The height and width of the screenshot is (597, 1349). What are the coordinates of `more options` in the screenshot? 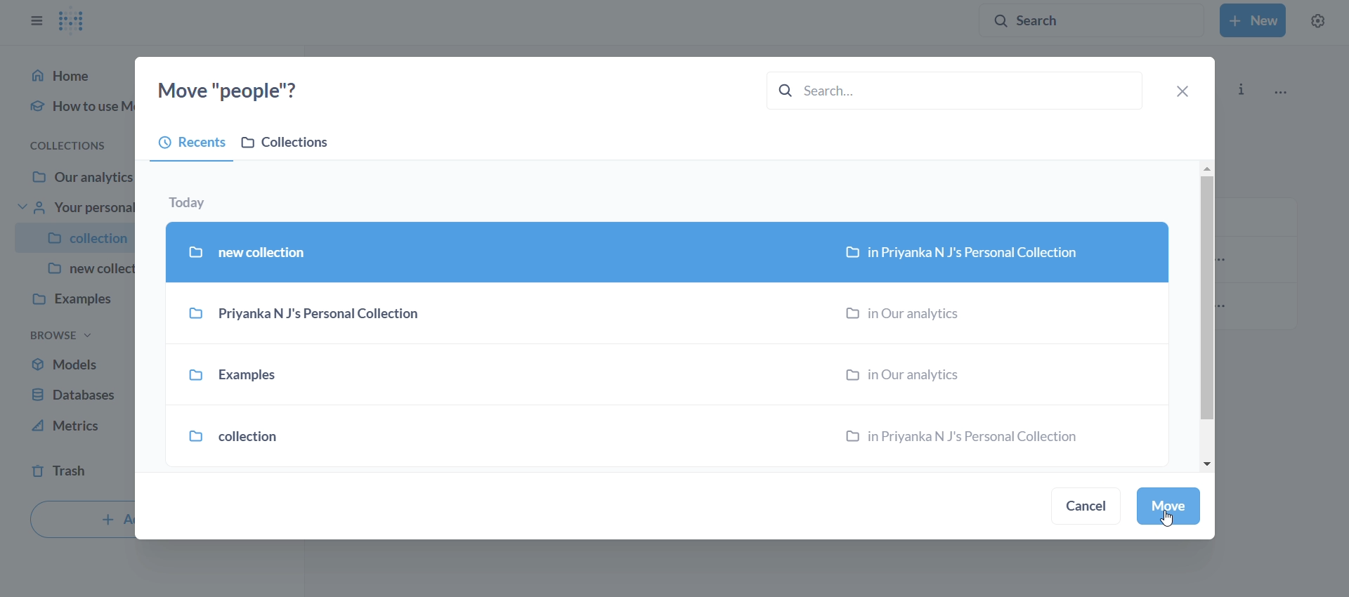 It's located at (1281, 90).